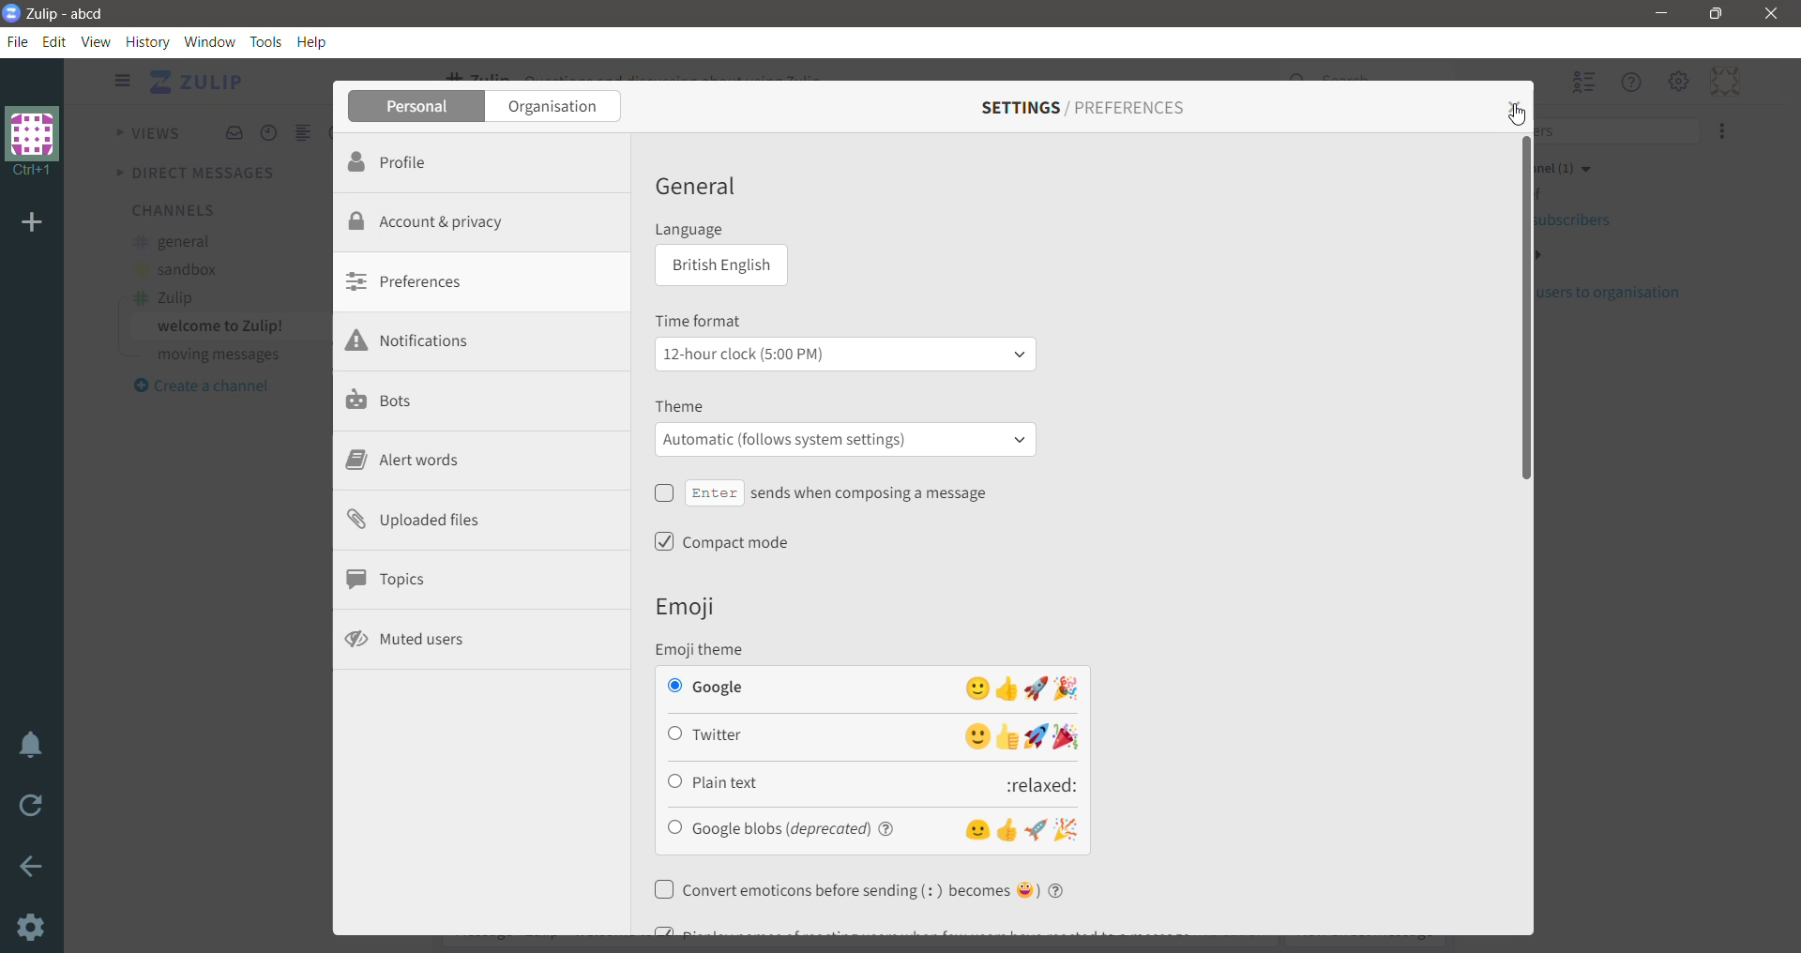  I want to click on Close, so click(1511, 106).